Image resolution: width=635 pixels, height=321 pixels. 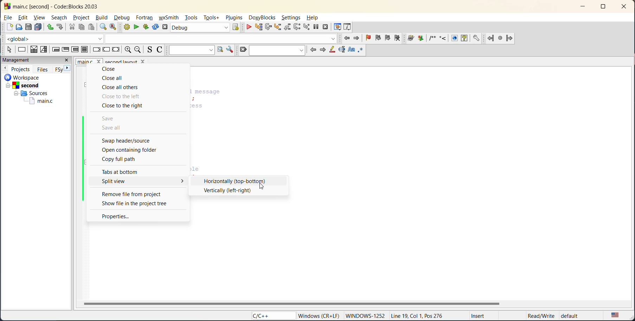 What do you see at coordinates (18, 27) in the screenshot?
I see `open` at bounding box center [18, 27].